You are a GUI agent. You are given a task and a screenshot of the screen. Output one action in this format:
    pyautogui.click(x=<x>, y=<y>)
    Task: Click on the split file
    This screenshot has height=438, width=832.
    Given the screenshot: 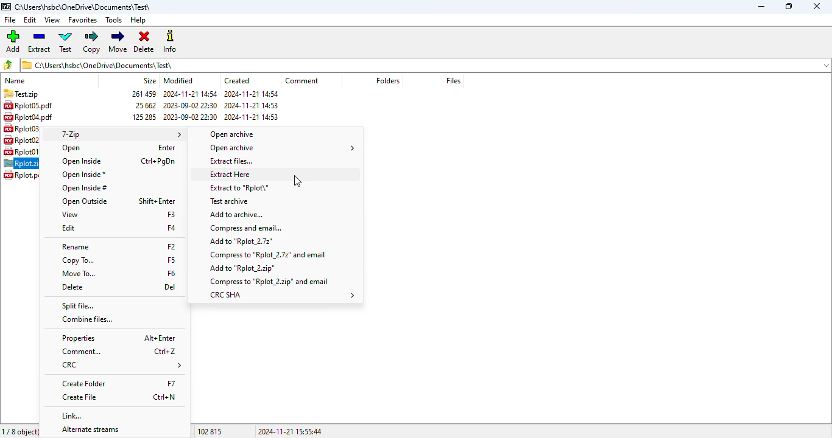 What is the action you would take?
    pyautogui.click(x=79, y=305)
    